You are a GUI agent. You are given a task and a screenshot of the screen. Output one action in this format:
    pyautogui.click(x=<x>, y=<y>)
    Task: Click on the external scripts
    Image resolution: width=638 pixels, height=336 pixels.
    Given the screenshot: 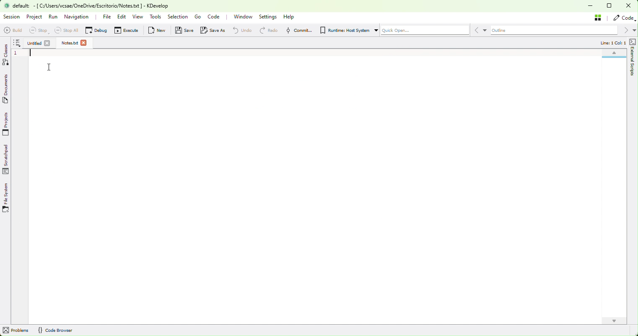 What is the action you would take?
    pyautogui.click(x=632, y=58)
    